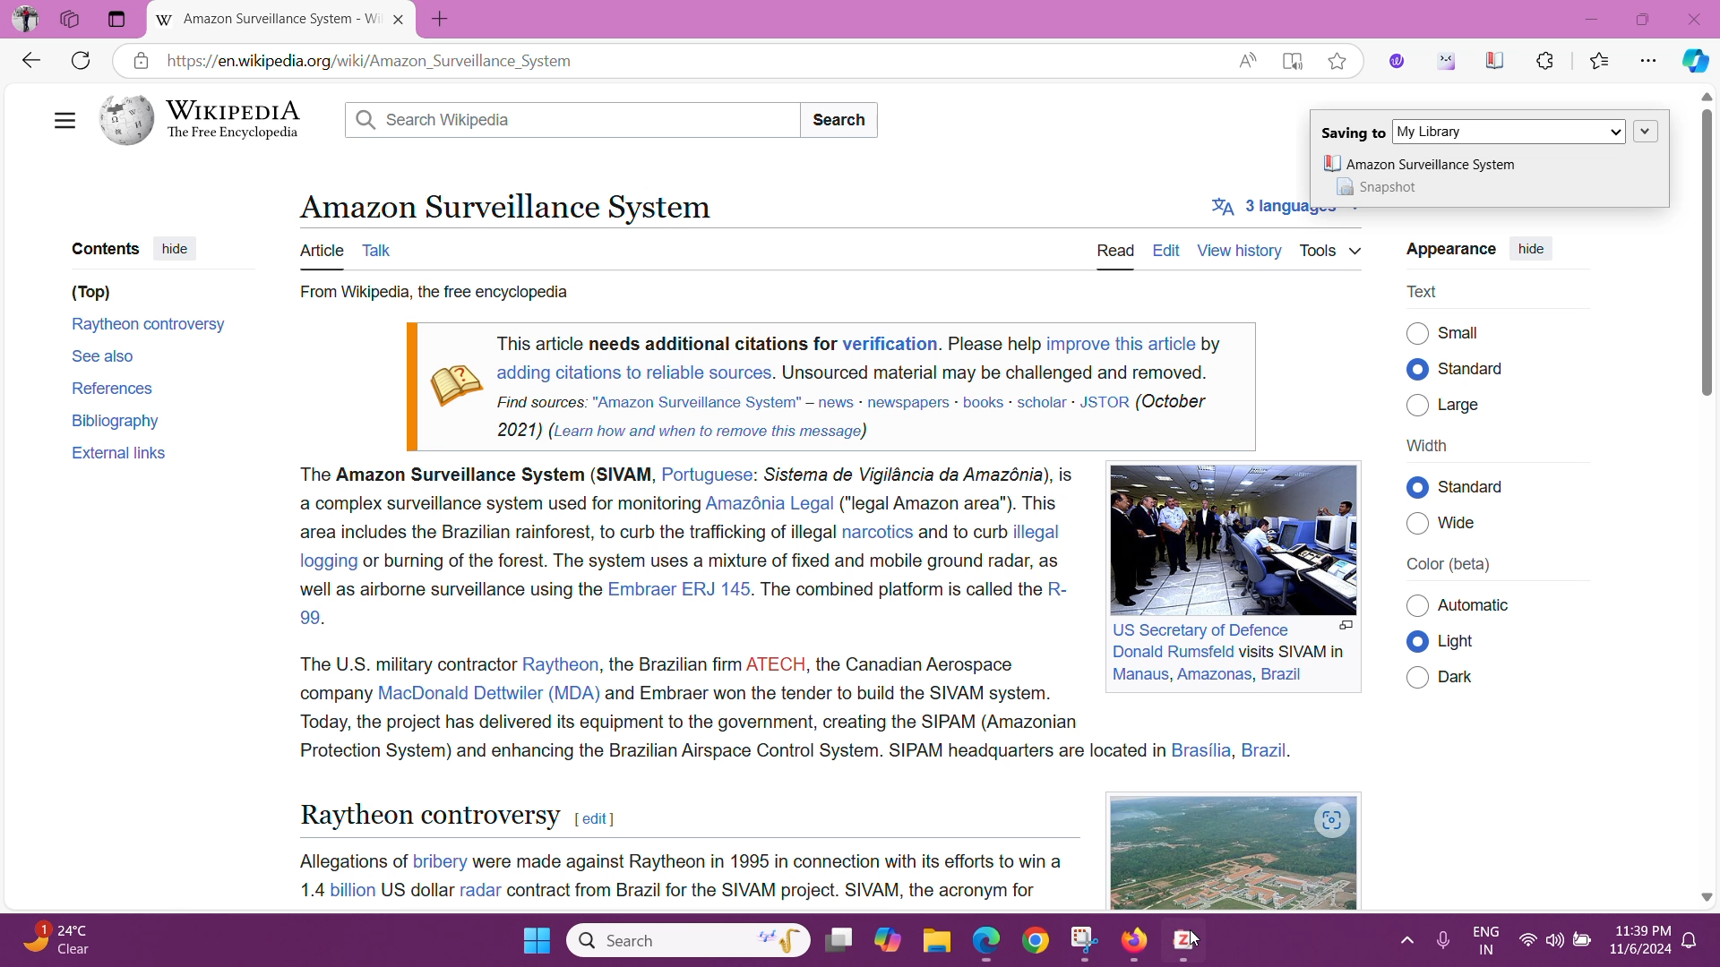 This screenshot has width=1720, height=967. Describe the element at coordinates (1645, 19) in the screenshot. I see `Restore Down` at that location.